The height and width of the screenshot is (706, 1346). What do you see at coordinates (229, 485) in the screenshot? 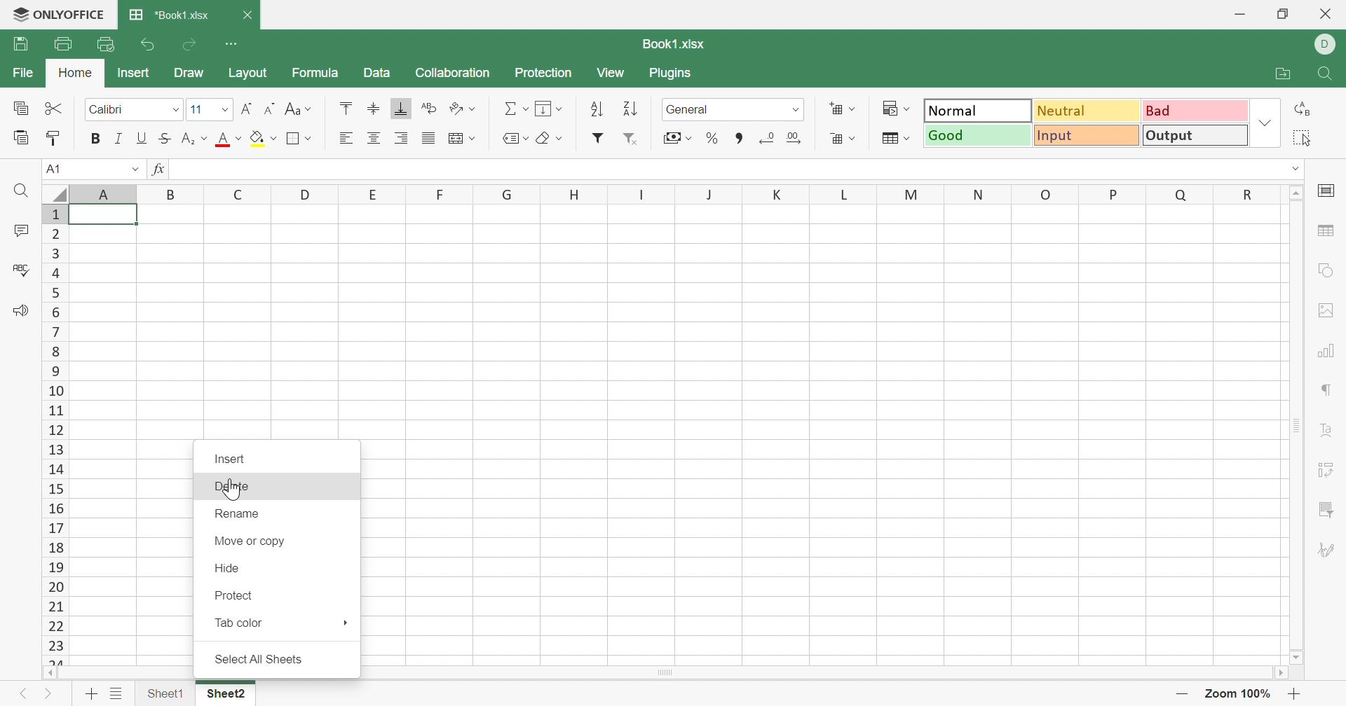
I see `Delete` at bounding box center [229, 485].